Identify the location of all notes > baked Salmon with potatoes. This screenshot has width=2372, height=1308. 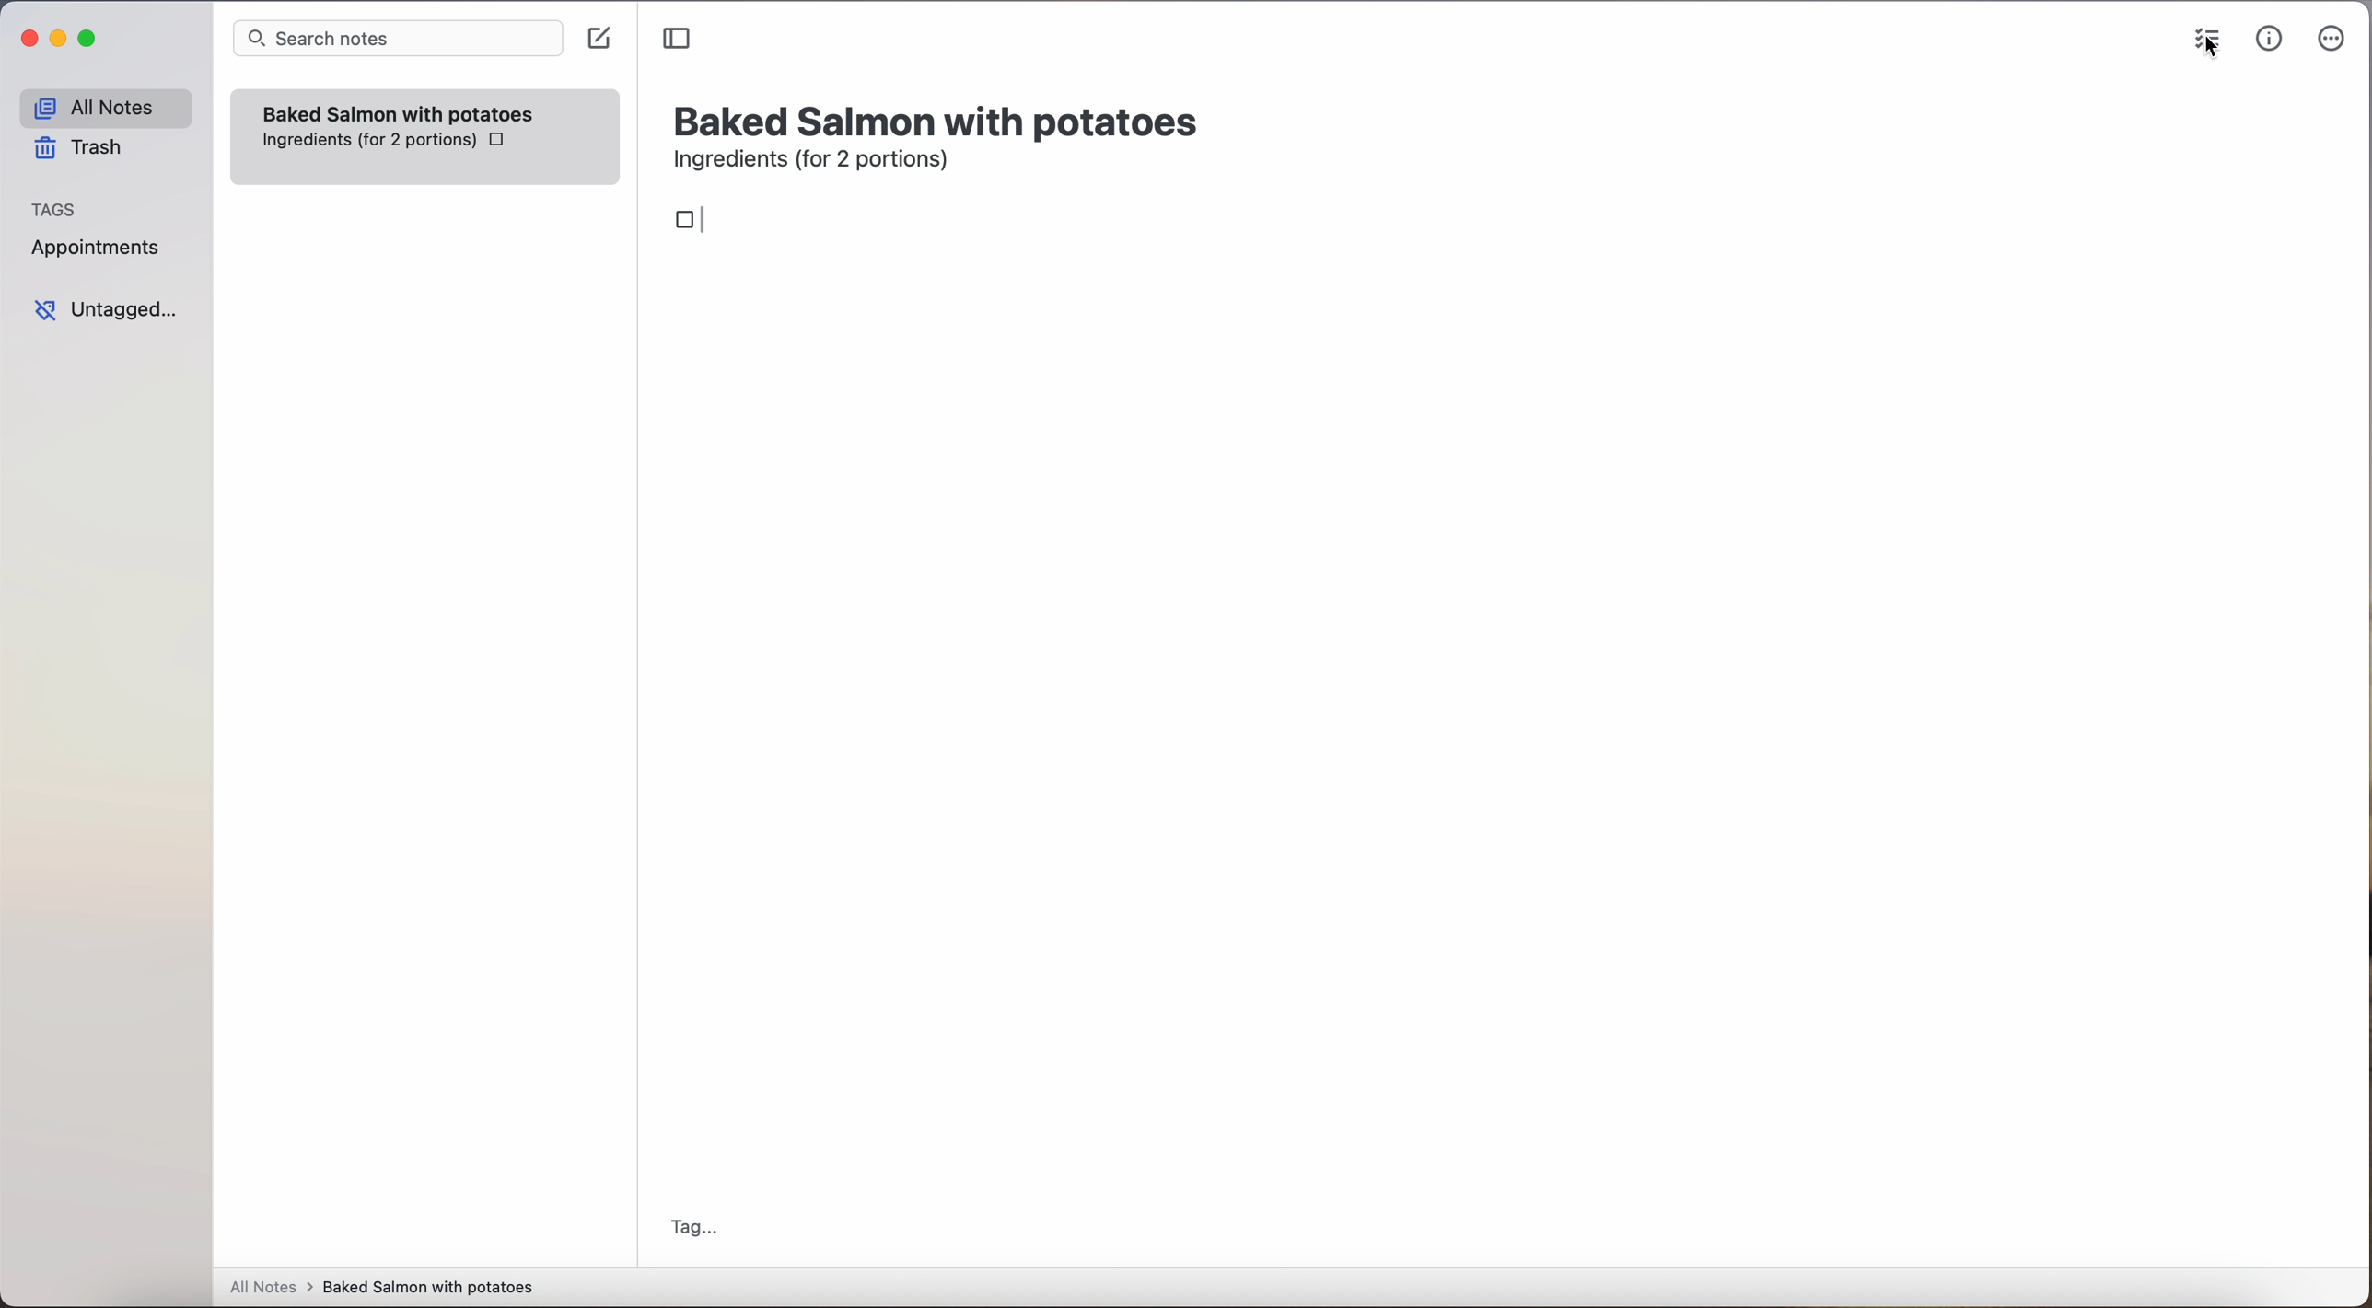
(382, 1286).